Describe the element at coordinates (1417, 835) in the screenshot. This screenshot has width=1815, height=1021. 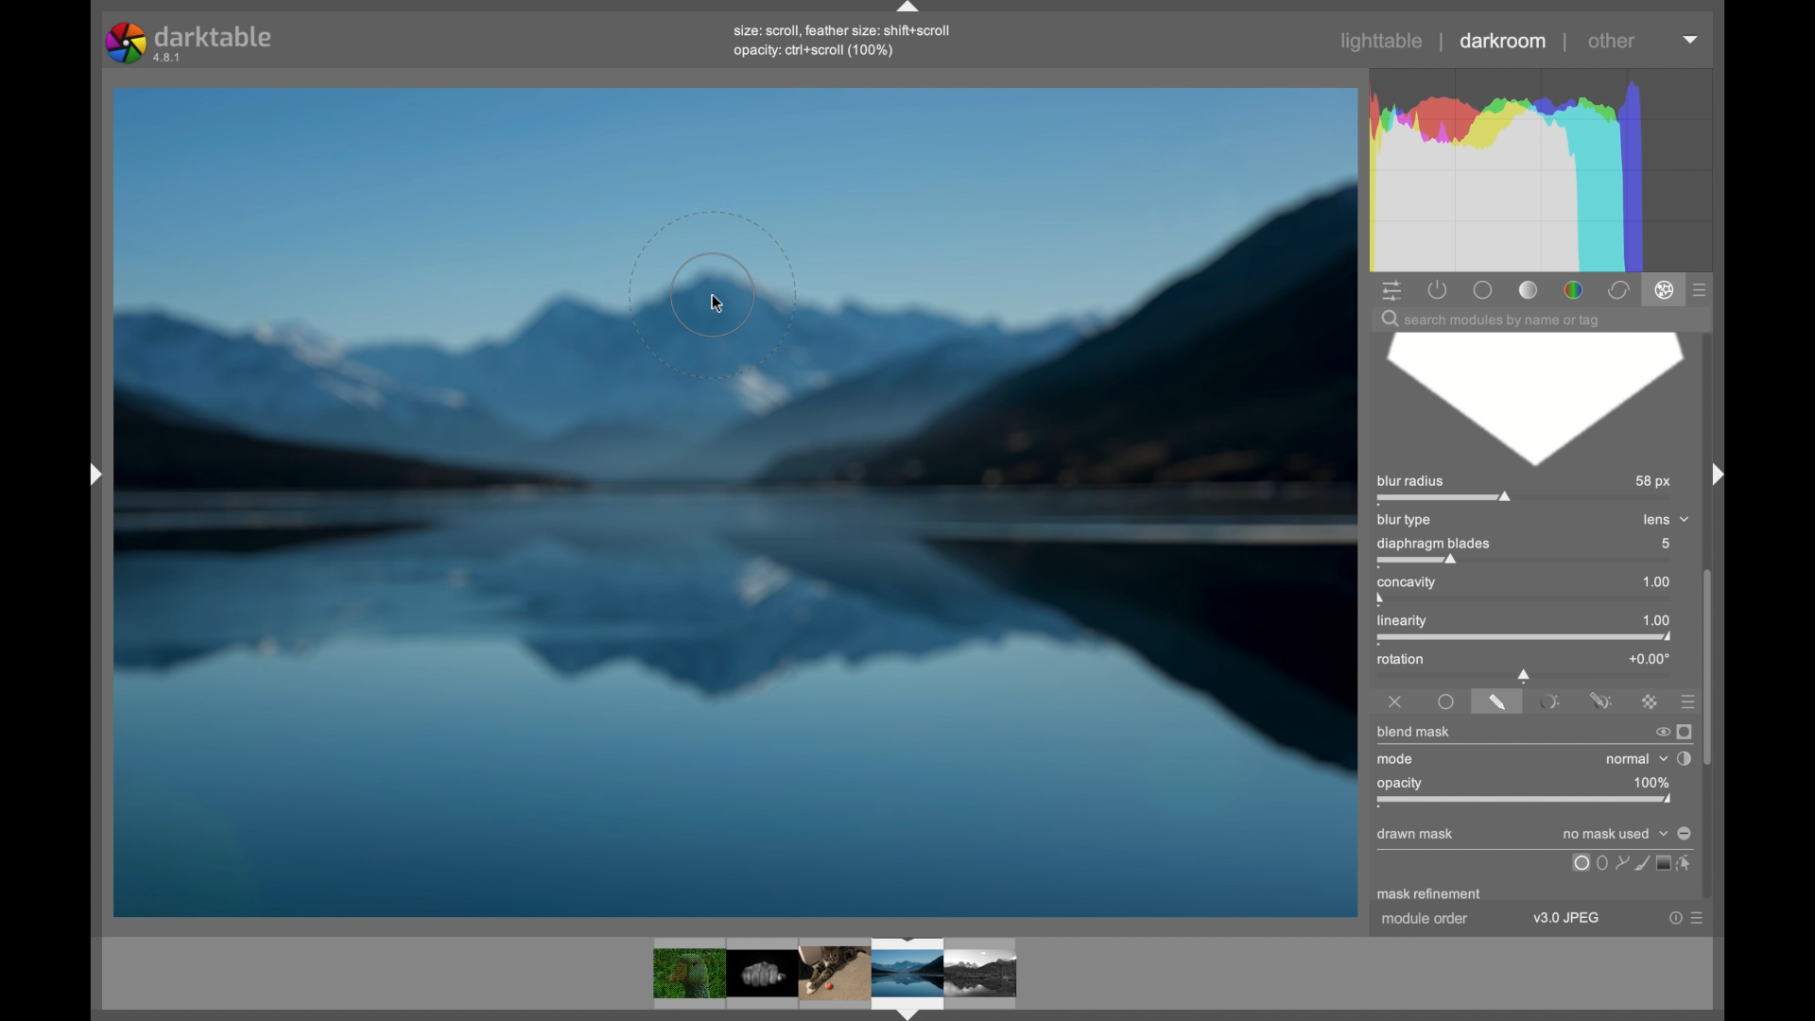
I see `drawn mask` at that location.